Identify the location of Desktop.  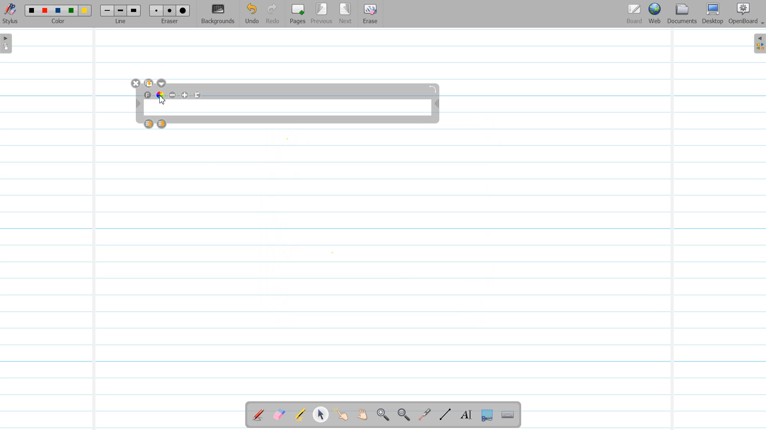
(712, 14).